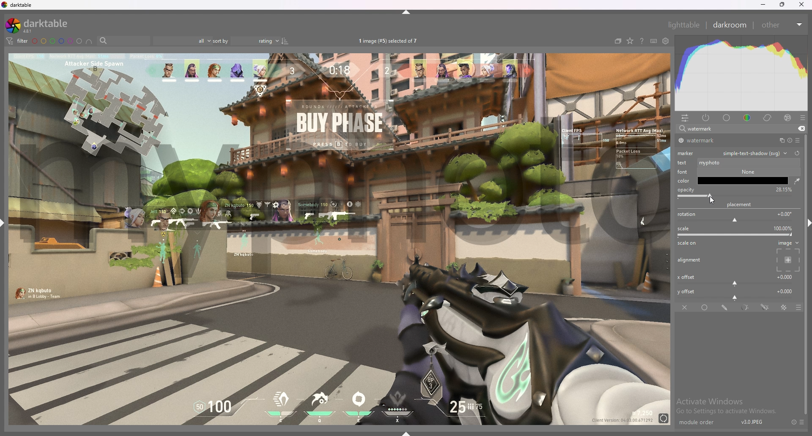 The height and width of the screenshot is (436, 812). Describe the element at coordinates (730, 129) in the screenshot. I see `search module` at that location.